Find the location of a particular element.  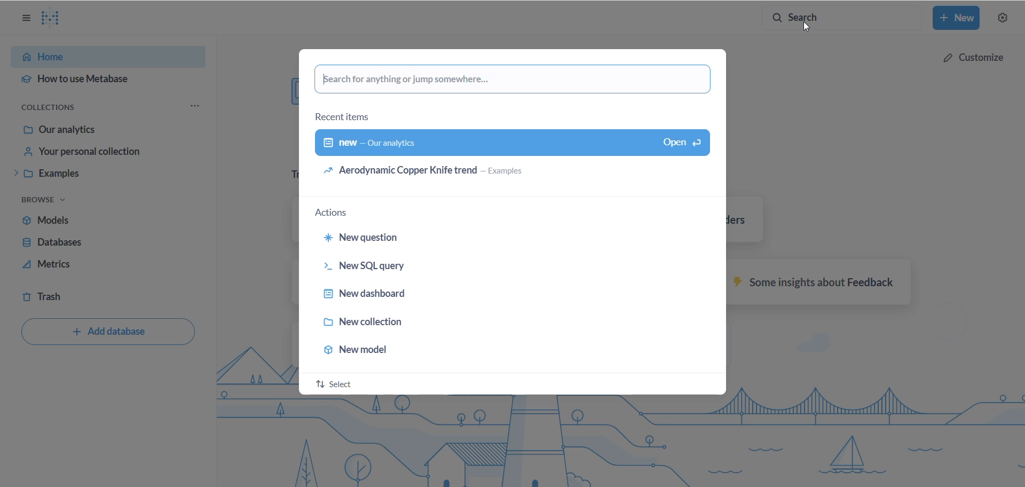

models is located at coordinates (68, 221).